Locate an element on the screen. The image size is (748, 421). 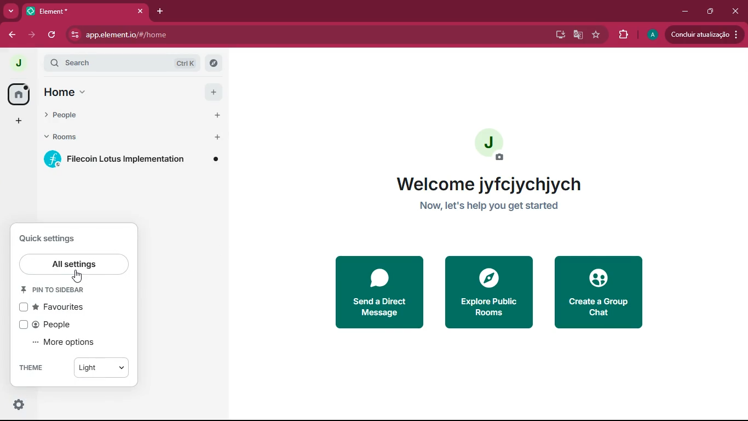
close is located at coordinates (737, 10).